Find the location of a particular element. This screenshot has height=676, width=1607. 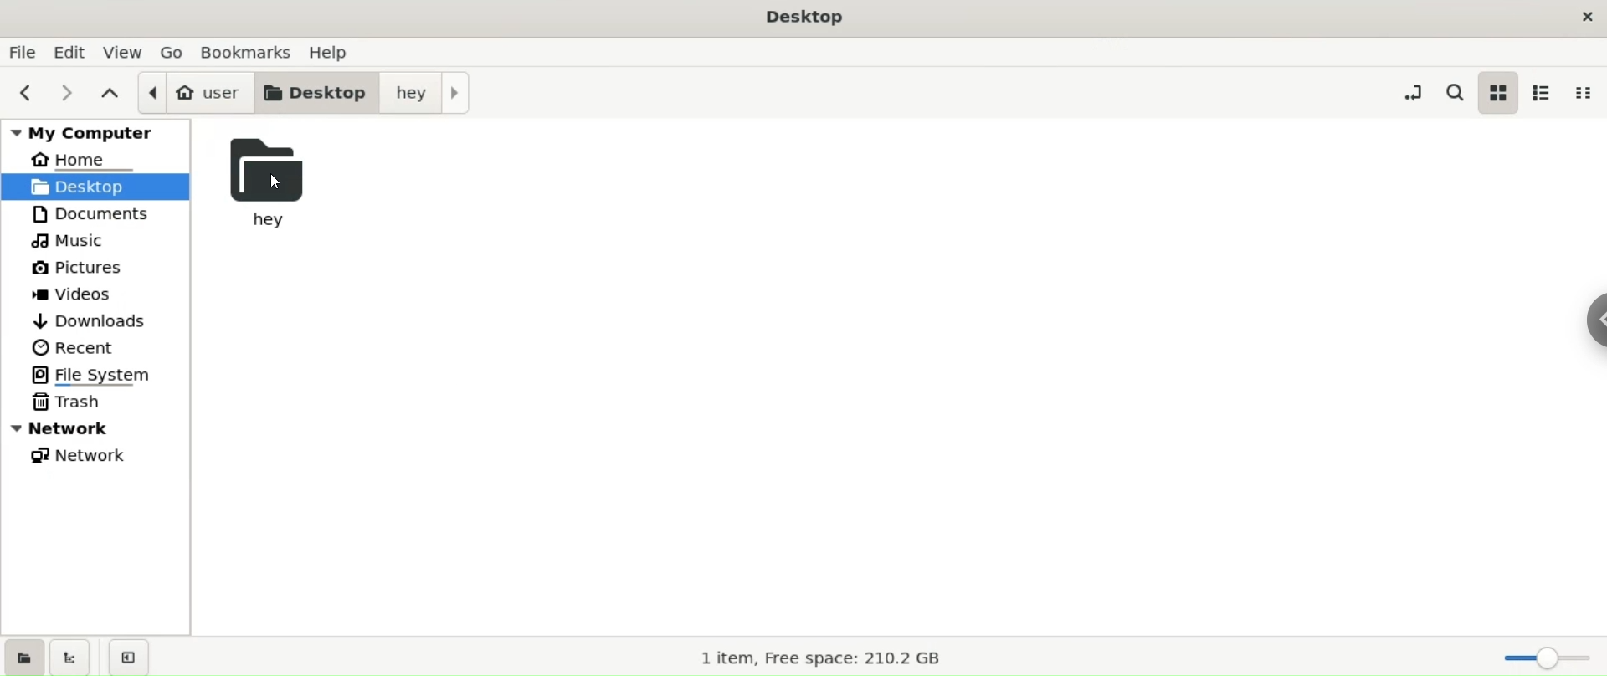

list view is located at coordinates (1544, 92).